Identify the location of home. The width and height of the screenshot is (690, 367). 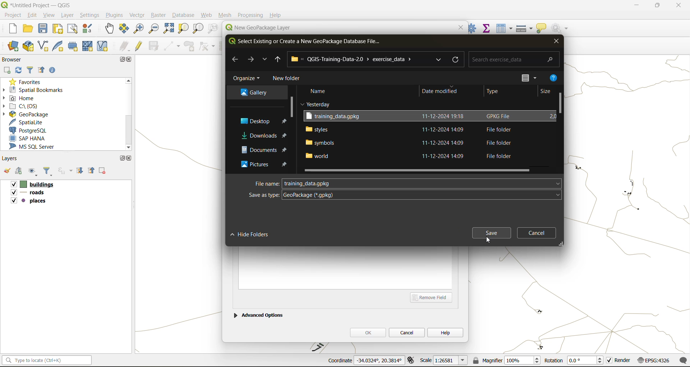
(22, 98).